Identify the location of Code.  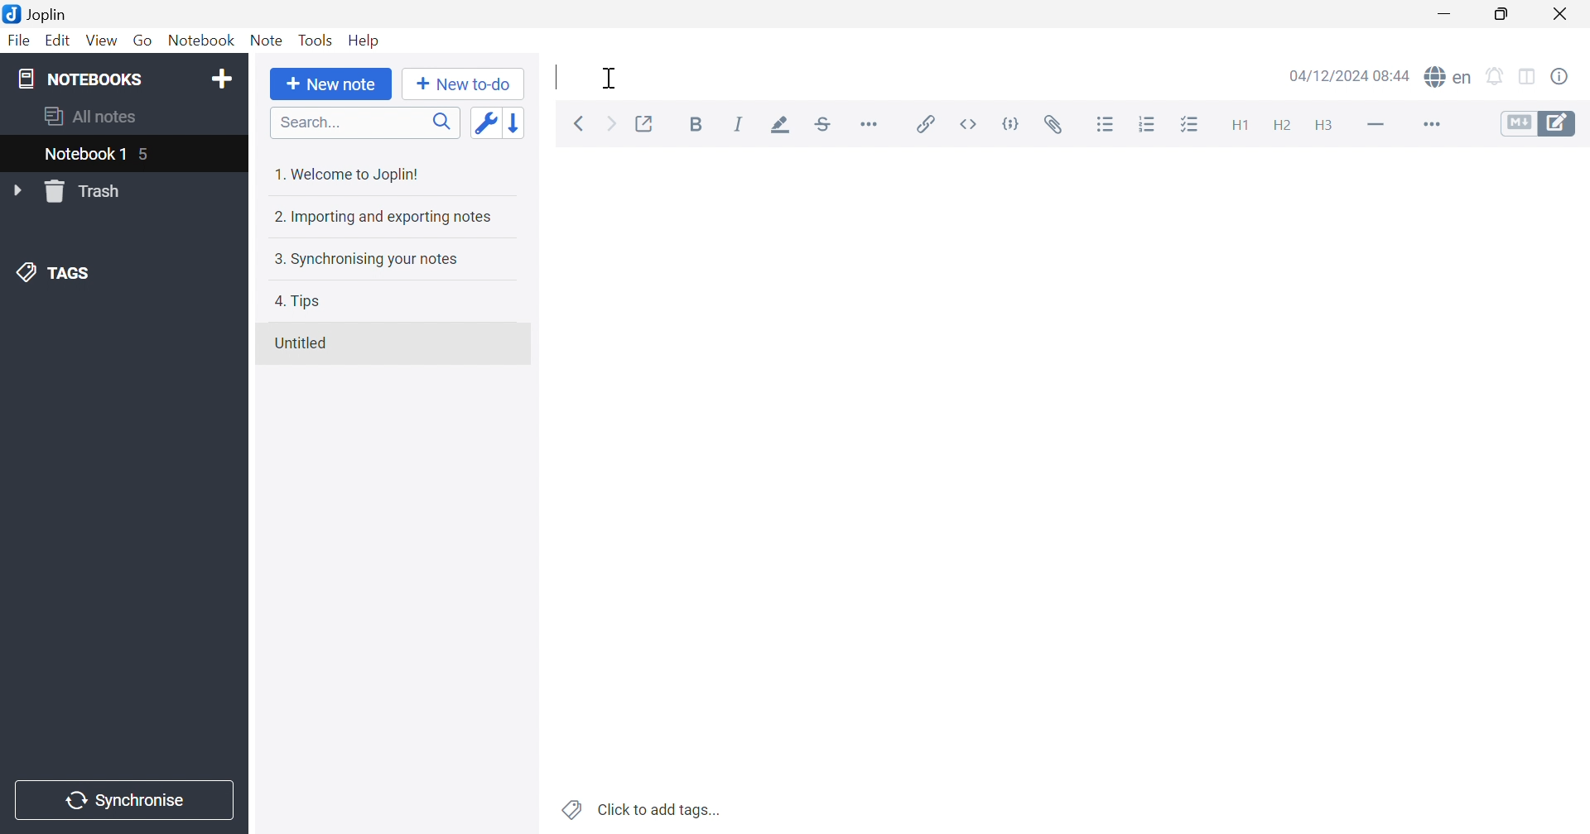
(1009, 126).